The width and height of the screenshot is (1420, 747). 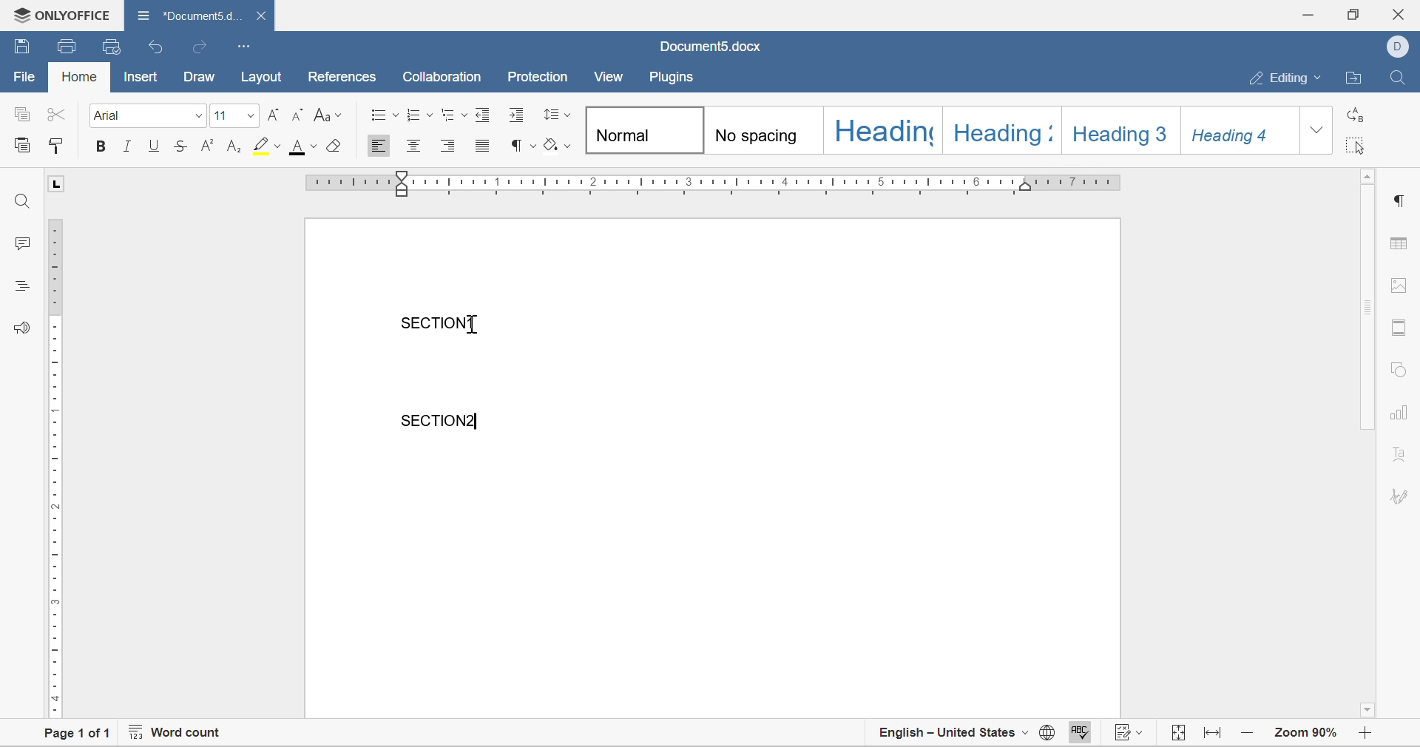 What do you see at coordinates (609, 76) in the screenshot?
I see `view` at bounding box center [609, 76].